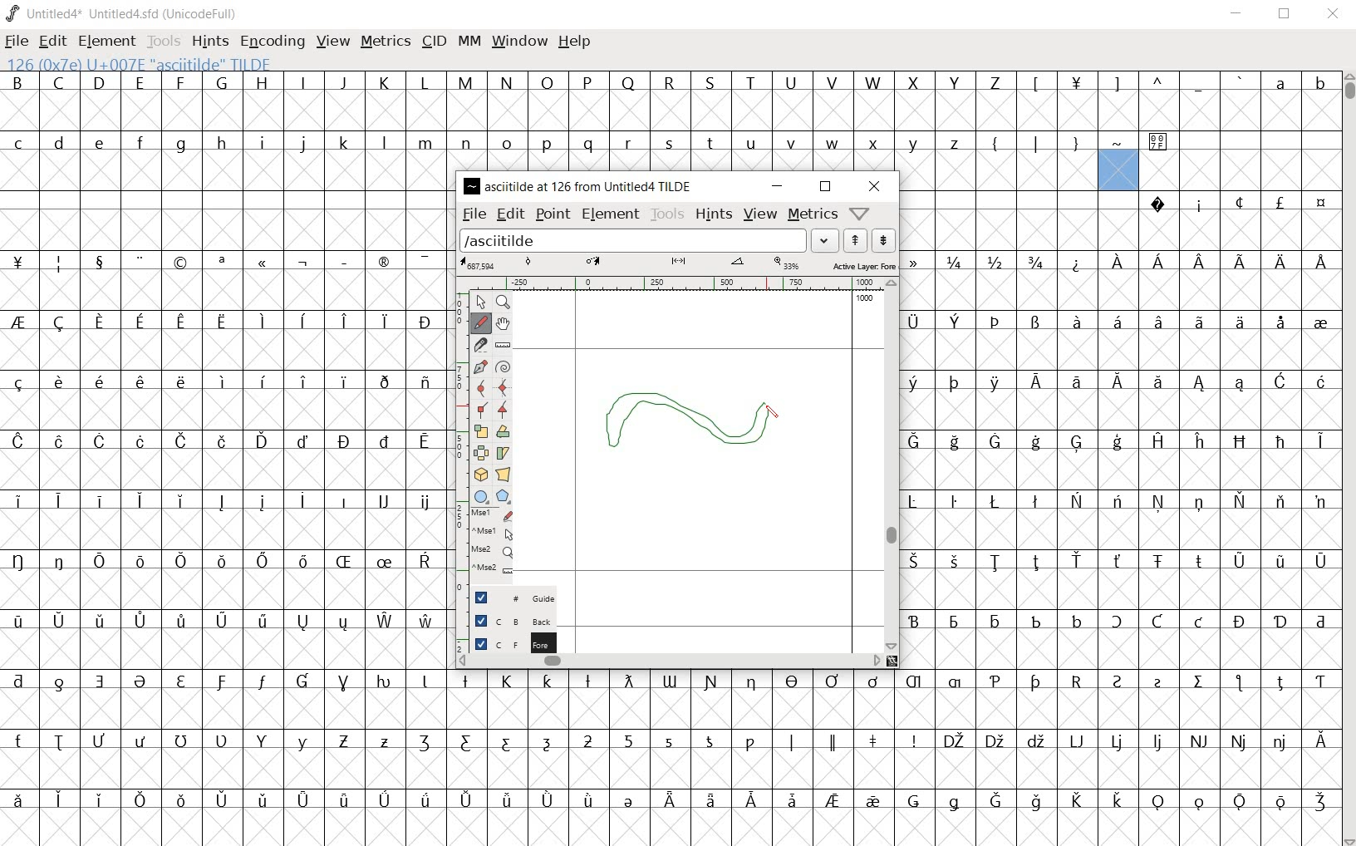 The width and height of the screenshot is (1356, 846). I want to click on point, so click(553, 214).